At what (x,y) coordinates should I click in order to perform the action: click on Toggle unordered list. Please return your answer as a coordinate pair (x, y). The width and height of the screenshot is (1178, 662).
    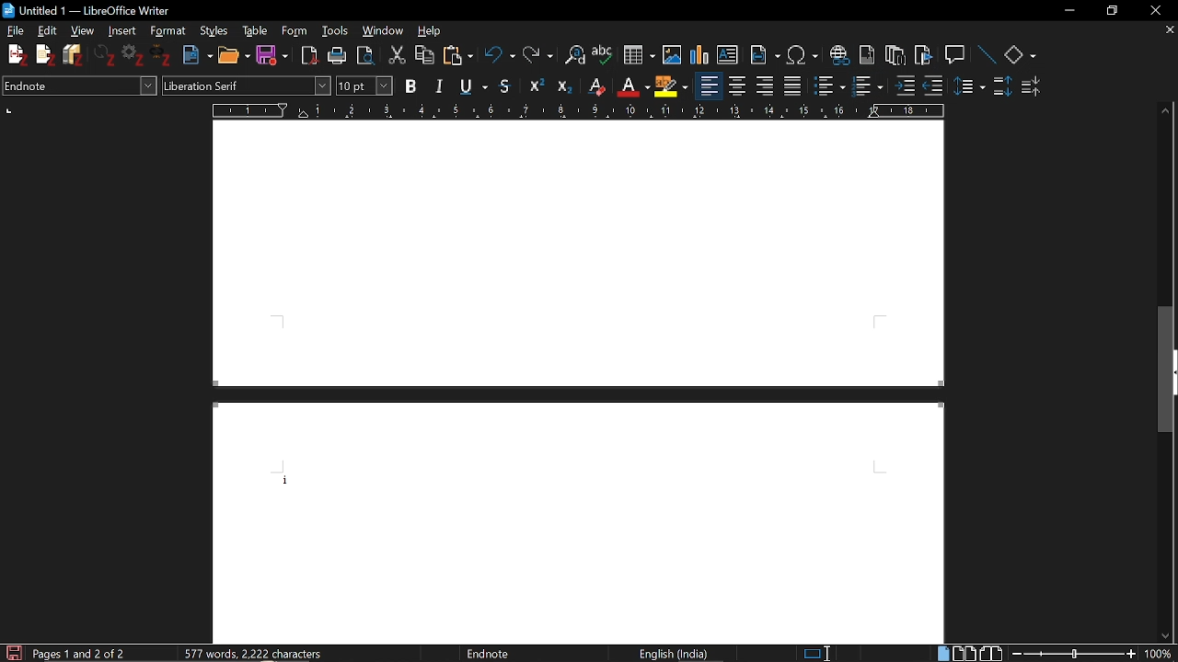
    Looking at the image, I should click on (867, 86).